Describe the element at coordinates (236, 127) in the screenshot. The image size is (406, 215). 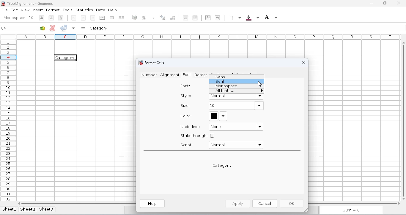
I see `none` at that location.